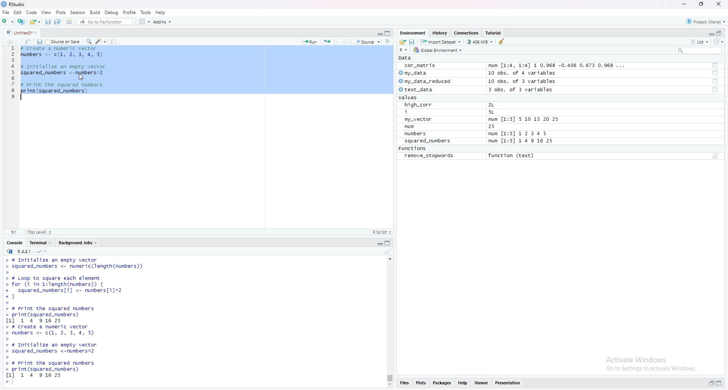 The width and height of the screenshot is (728, 390). What do you see at coordinates (89, 41) in the screenshot?
I see `Find/Replace` at bounding box center [89, 41].